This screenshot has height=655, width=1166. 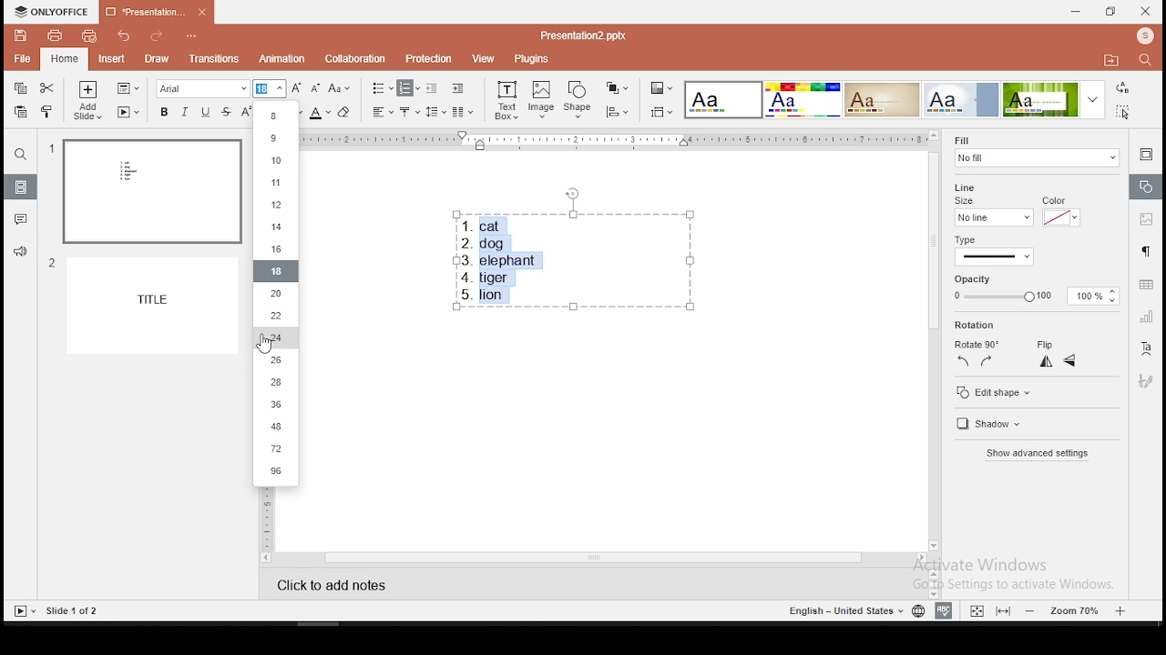 What do you see at coordinates (273, 469) in the screenshot?
I see `96` at bounding box center [273, 469].